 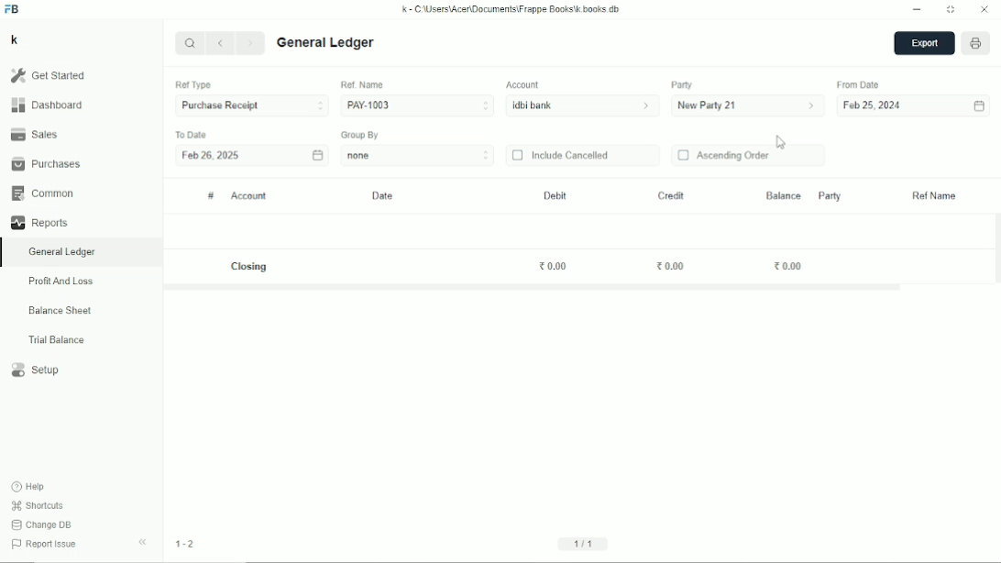 What do you see at coordinates (15, 39) in the screenshot?
I see `K` at bounding box center [15, 39].